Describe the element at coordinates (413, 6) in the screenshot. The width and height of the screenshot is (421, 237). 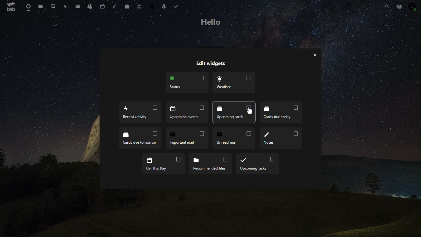
I see `Account icon` at that location.